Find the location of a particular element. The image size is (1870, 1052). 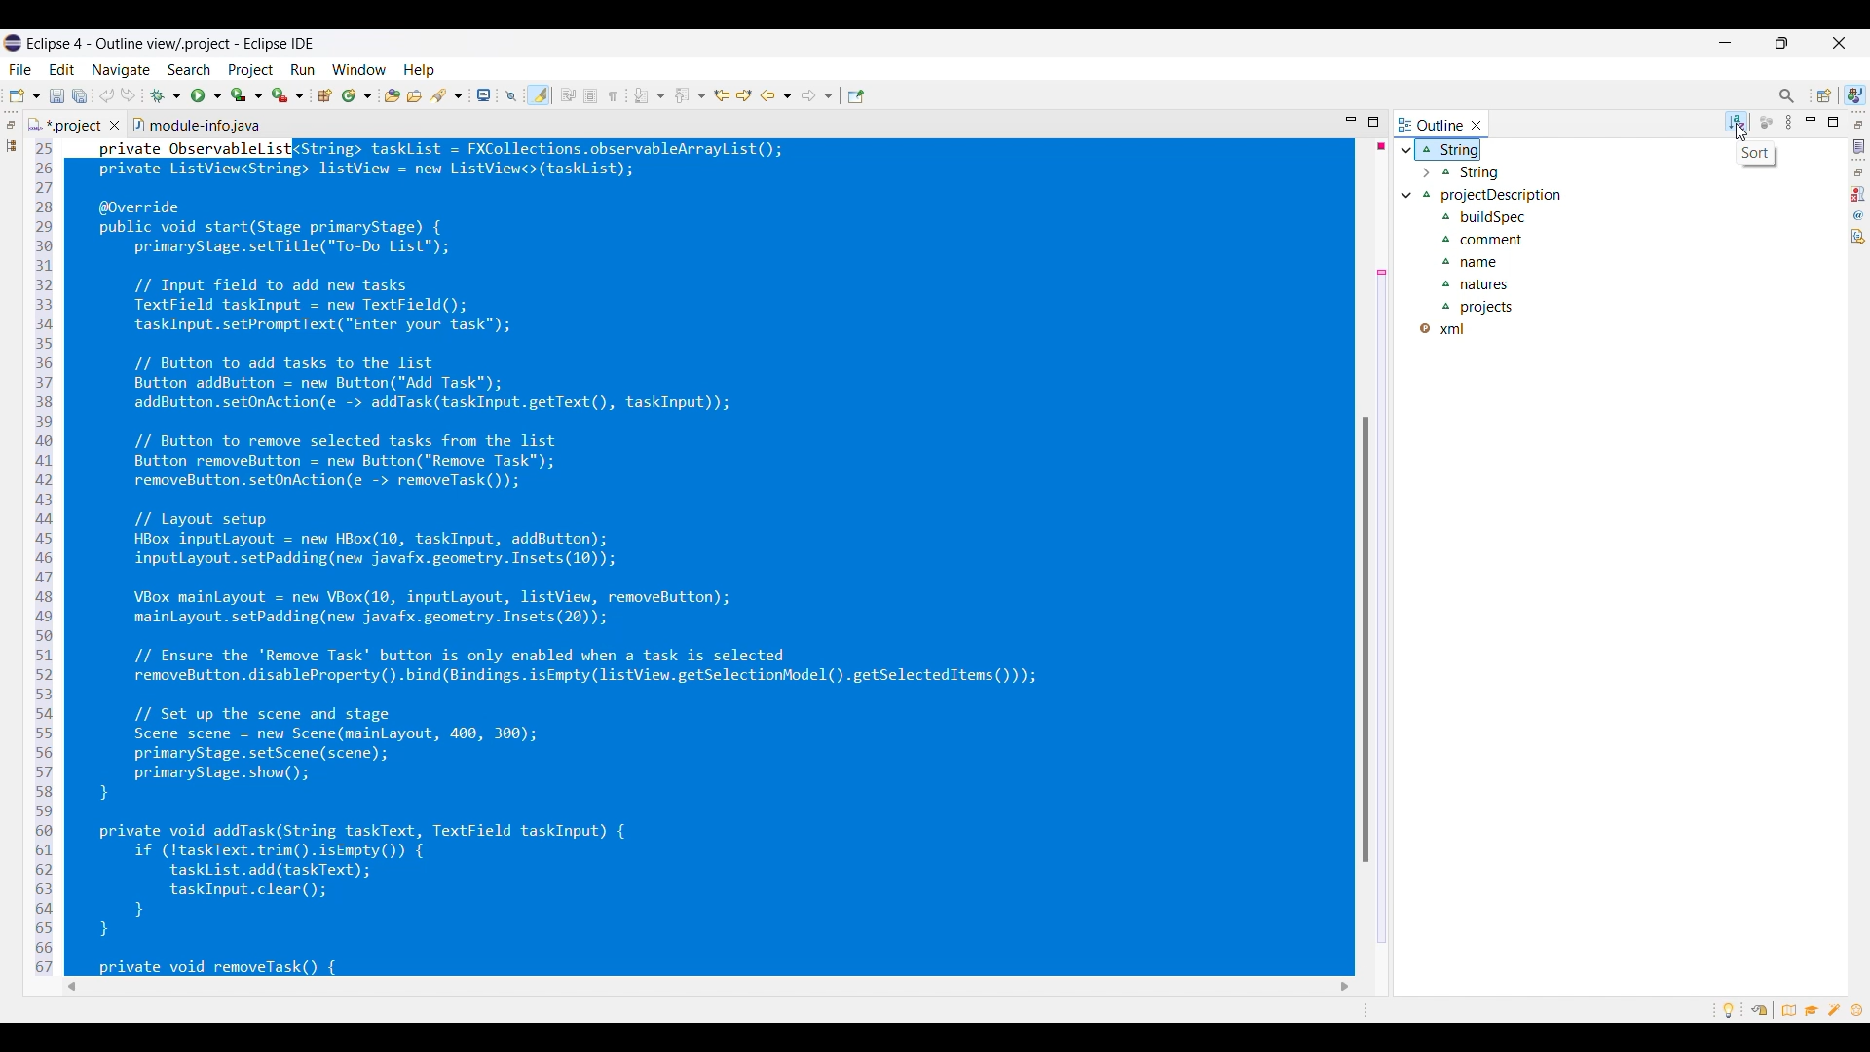

Toggle highlight current selection is located at coordinates (539, 95).